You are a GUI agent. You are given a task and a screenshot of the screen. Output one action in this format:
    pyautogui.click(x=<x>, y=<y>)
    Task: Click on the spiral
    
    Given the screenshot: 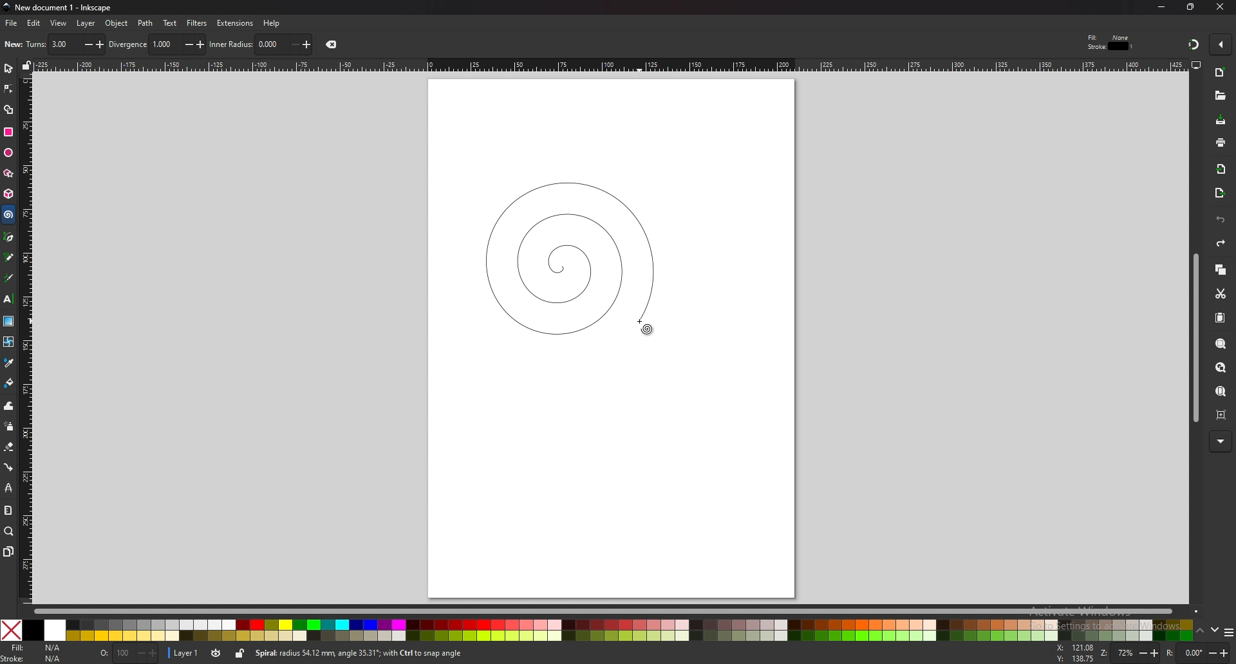 What is the action you would take?
    pyautogui.click(x=568, y=257)
    